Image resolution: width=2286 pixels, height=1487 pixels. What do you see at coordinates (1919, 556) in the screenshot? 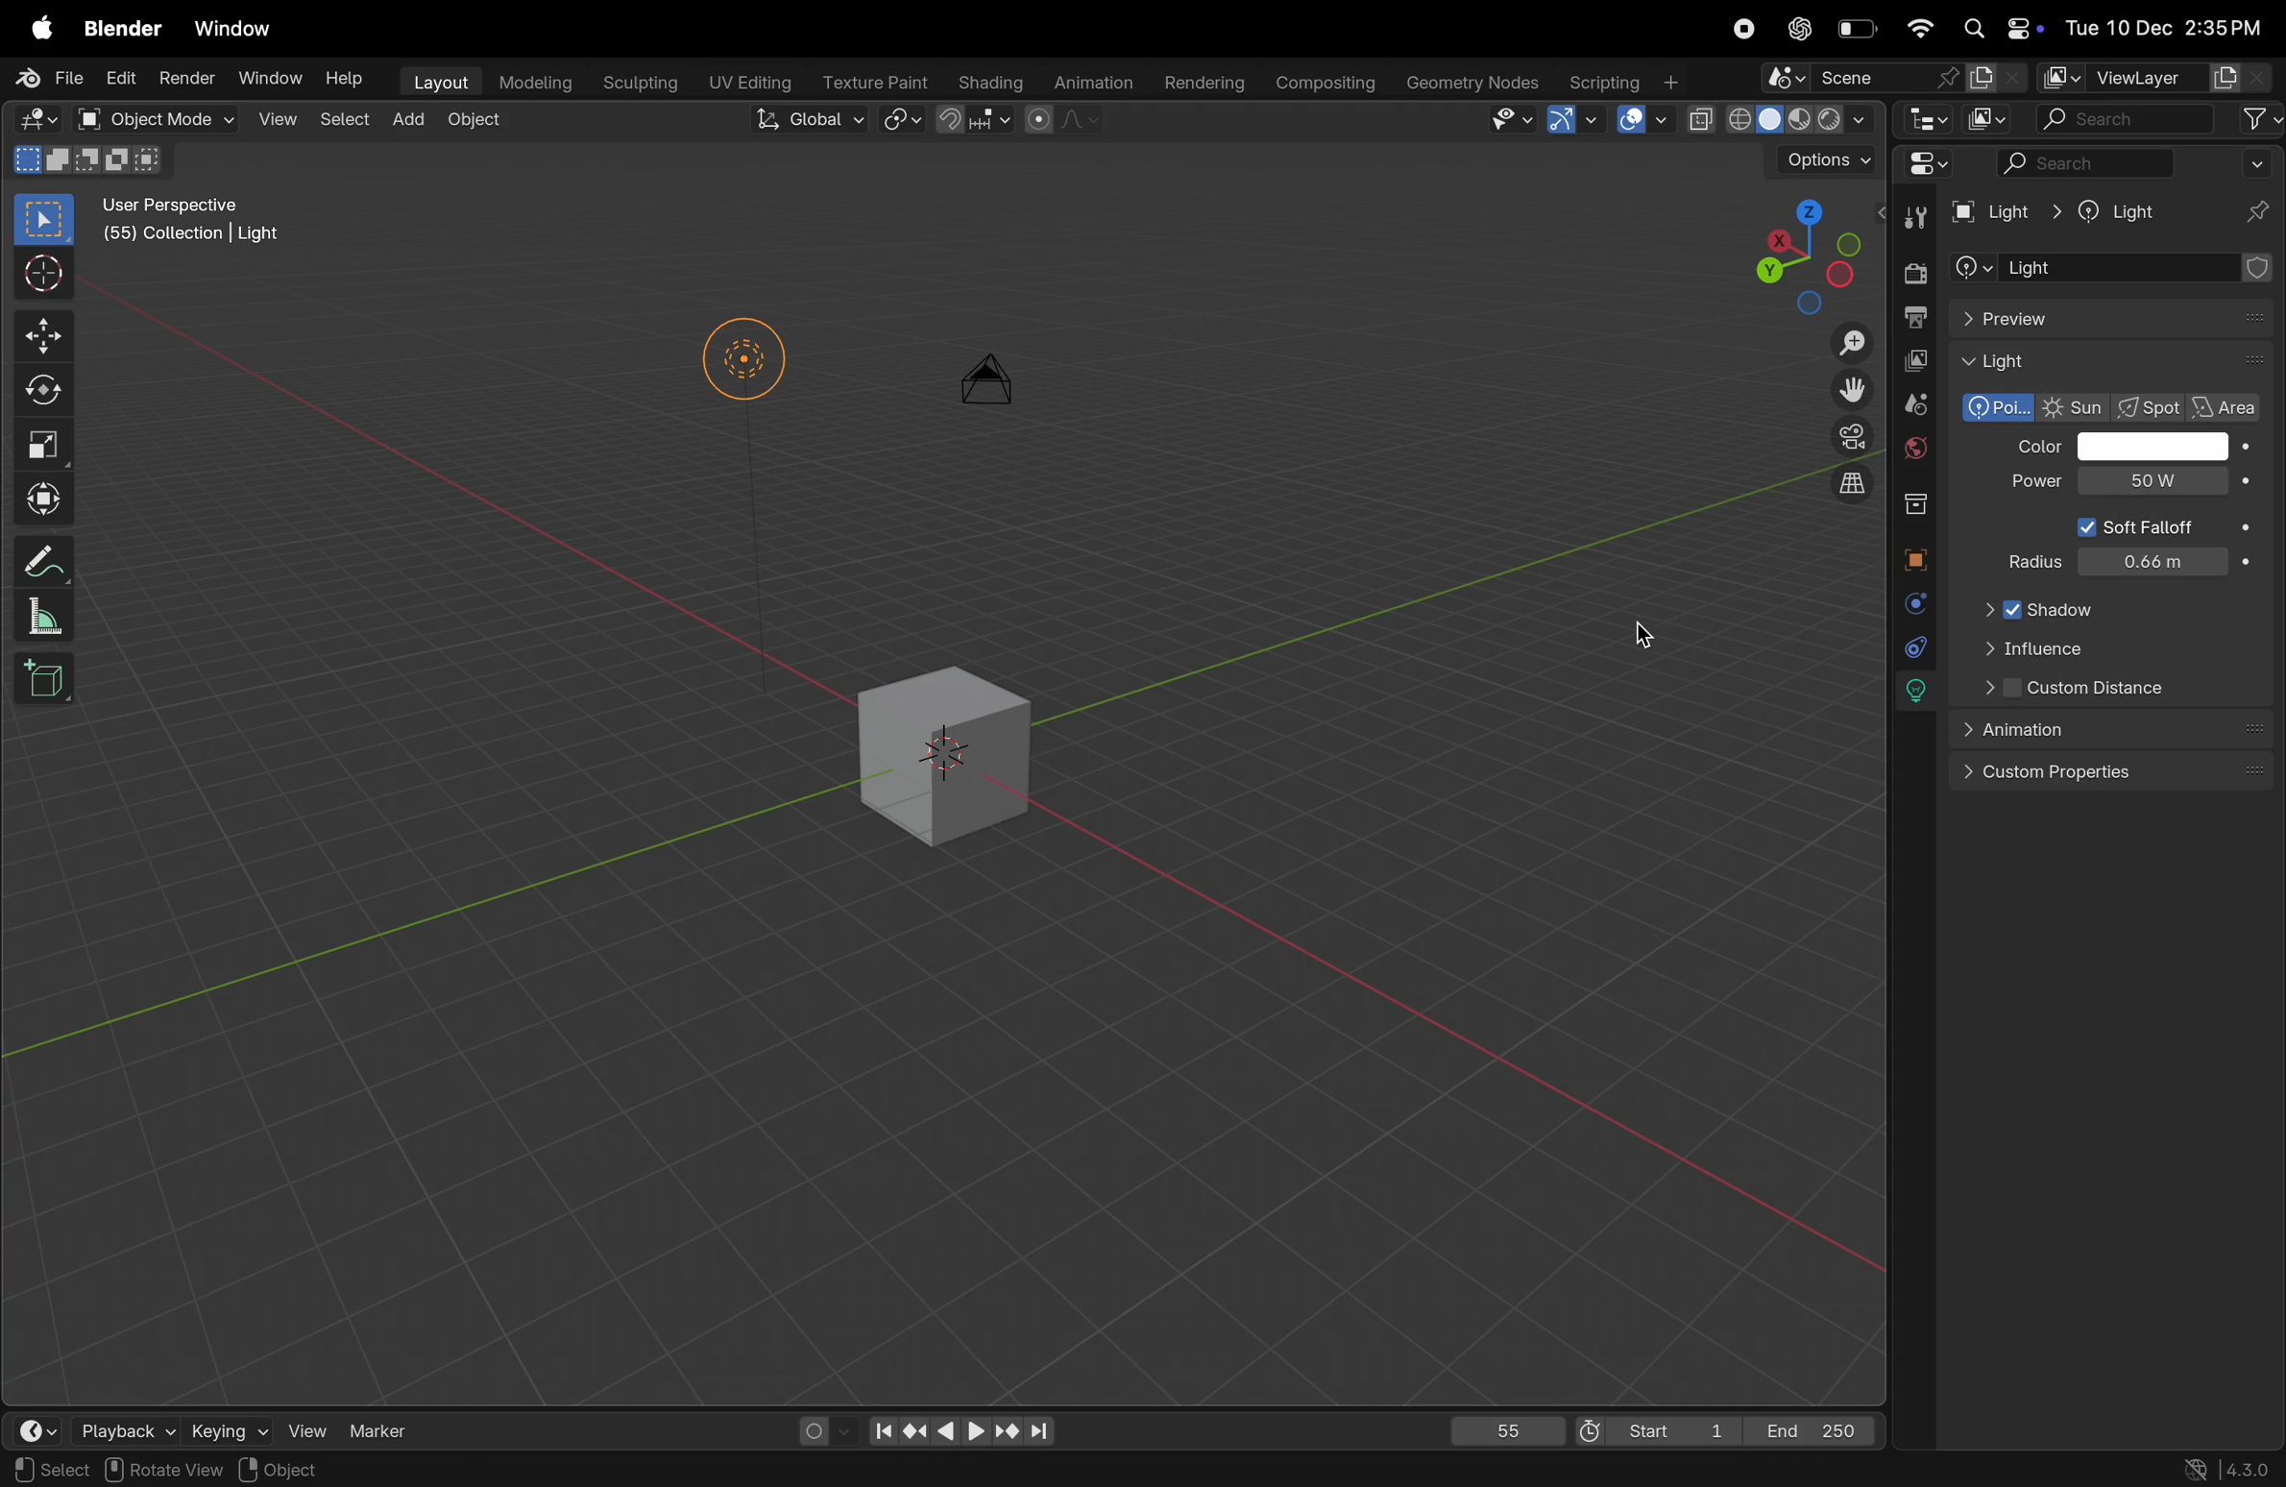
I see `object` at bounding box center [1919, 556].